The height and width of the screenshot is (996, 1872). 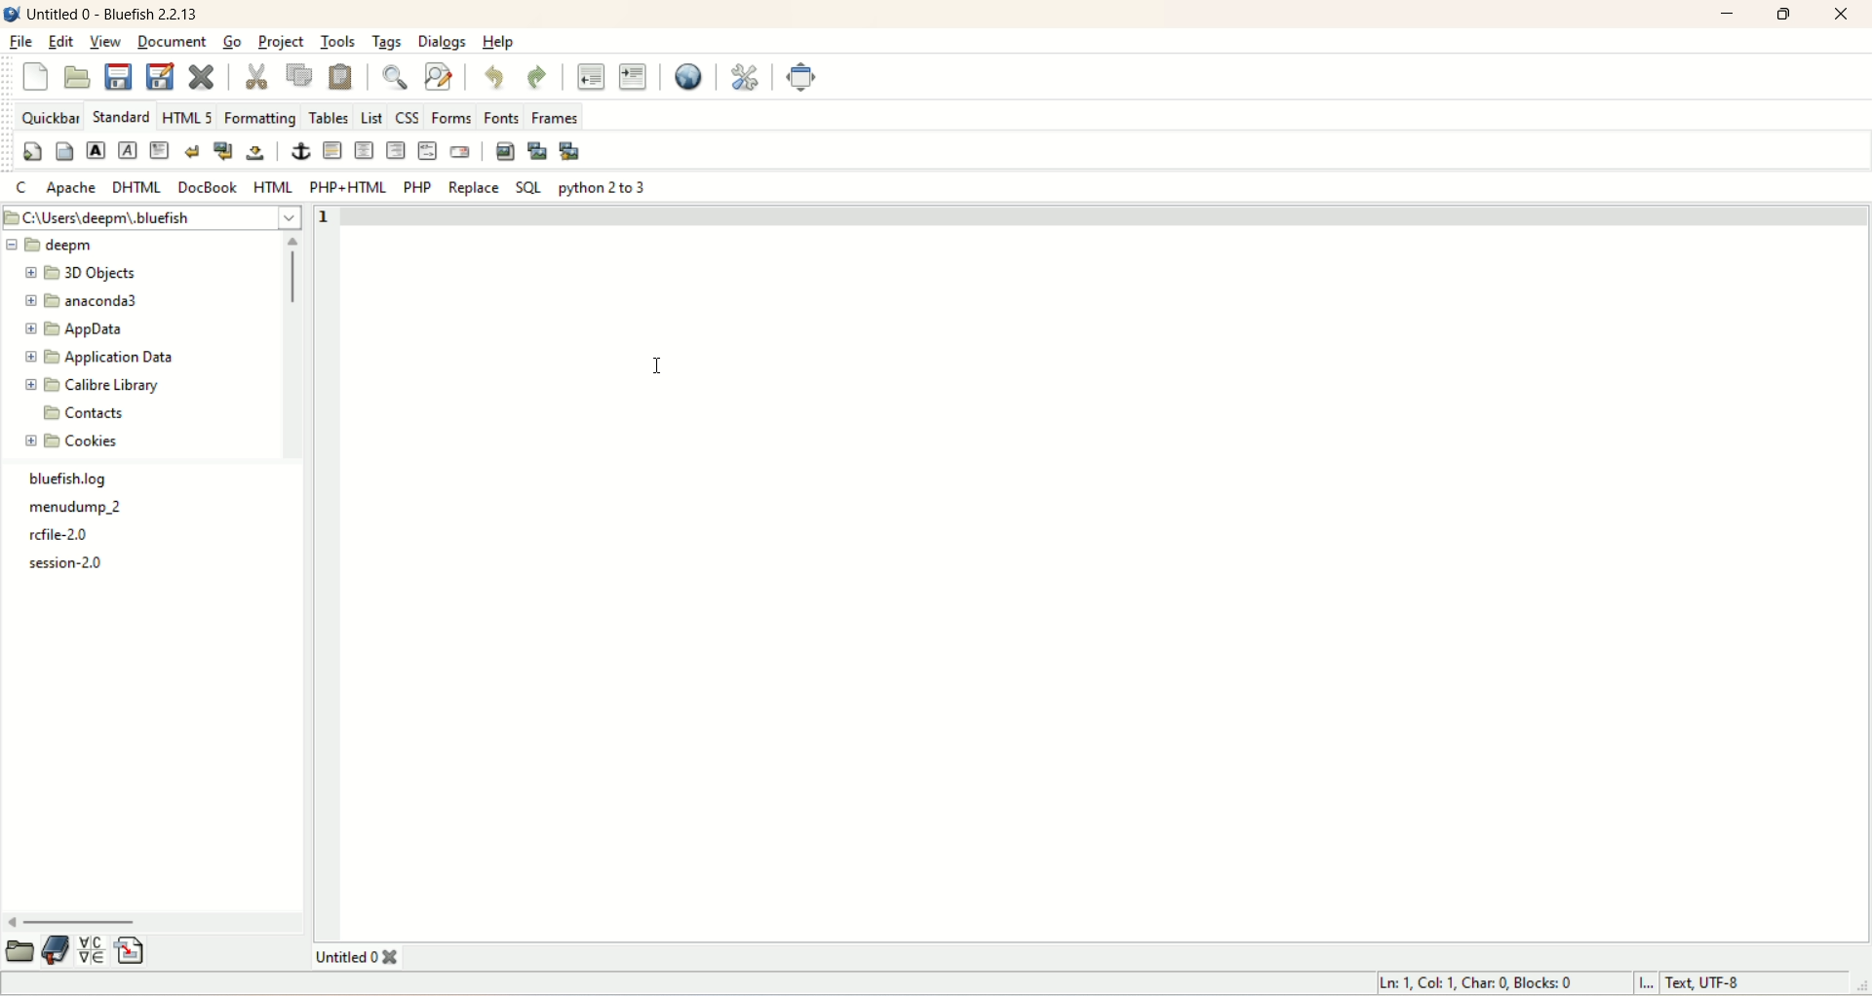 I want to click on cut, so click(x=254, y=74).